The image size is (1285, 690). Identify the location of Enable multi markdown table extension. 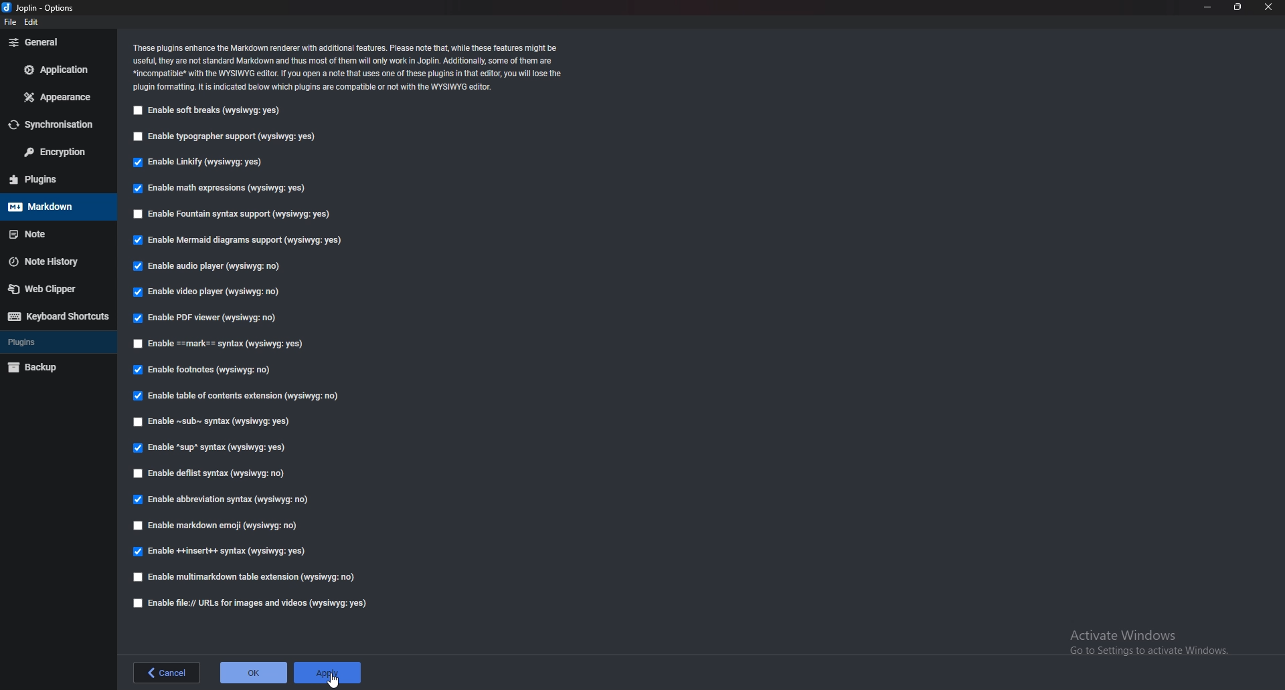
(249, 576).